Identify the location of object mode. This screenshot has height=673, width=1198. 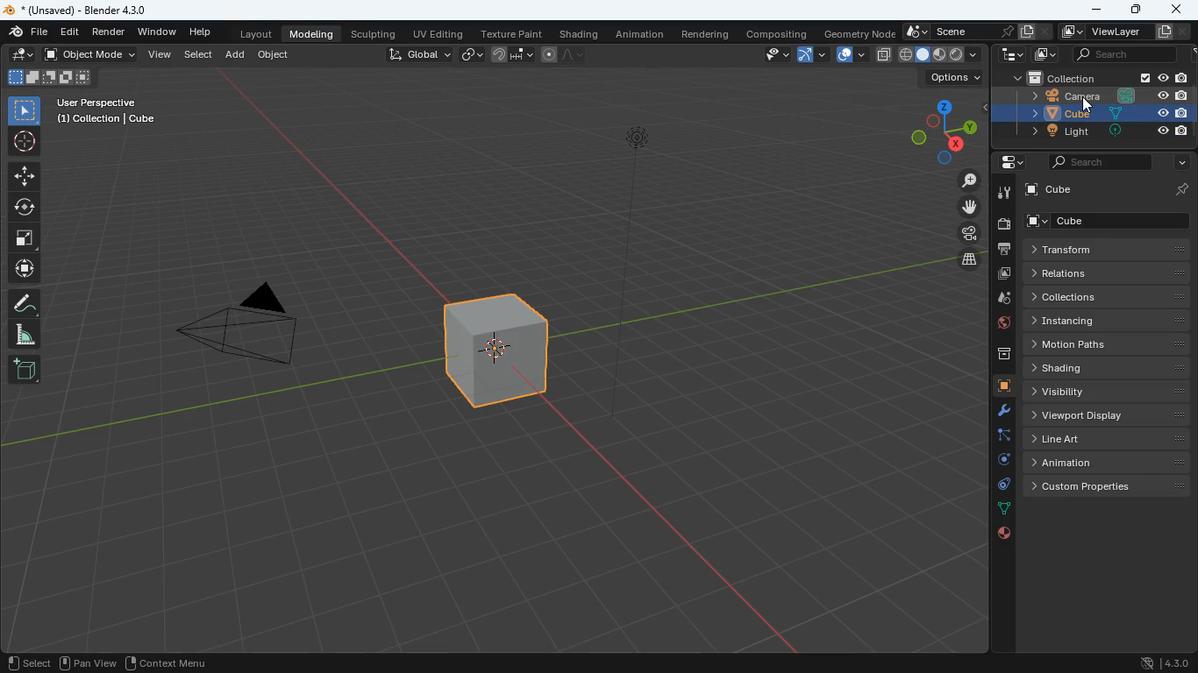
(90, 55).